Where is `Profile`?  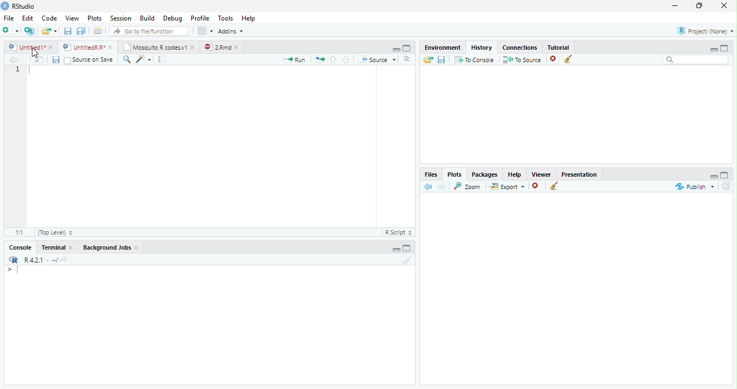
Profile is located at coordinates (199, 18).